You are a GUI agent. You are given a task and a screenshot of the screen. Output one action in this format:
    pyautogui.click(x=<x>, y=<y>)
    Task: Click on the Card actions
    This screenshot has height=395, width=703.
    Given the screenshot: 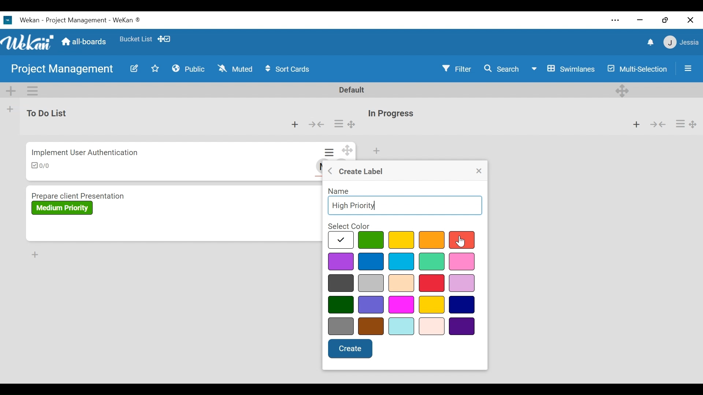 What is the action you would take?
    pyautogui.click(x=338, y=124)
    